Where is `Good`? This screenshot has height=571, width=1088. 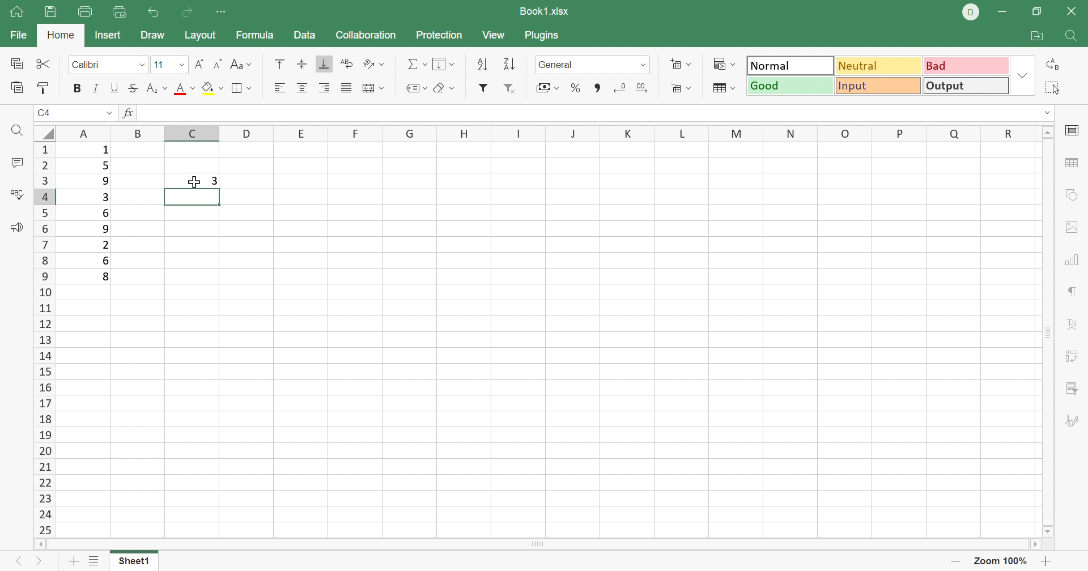
Good is located at coordinates (791, 86).